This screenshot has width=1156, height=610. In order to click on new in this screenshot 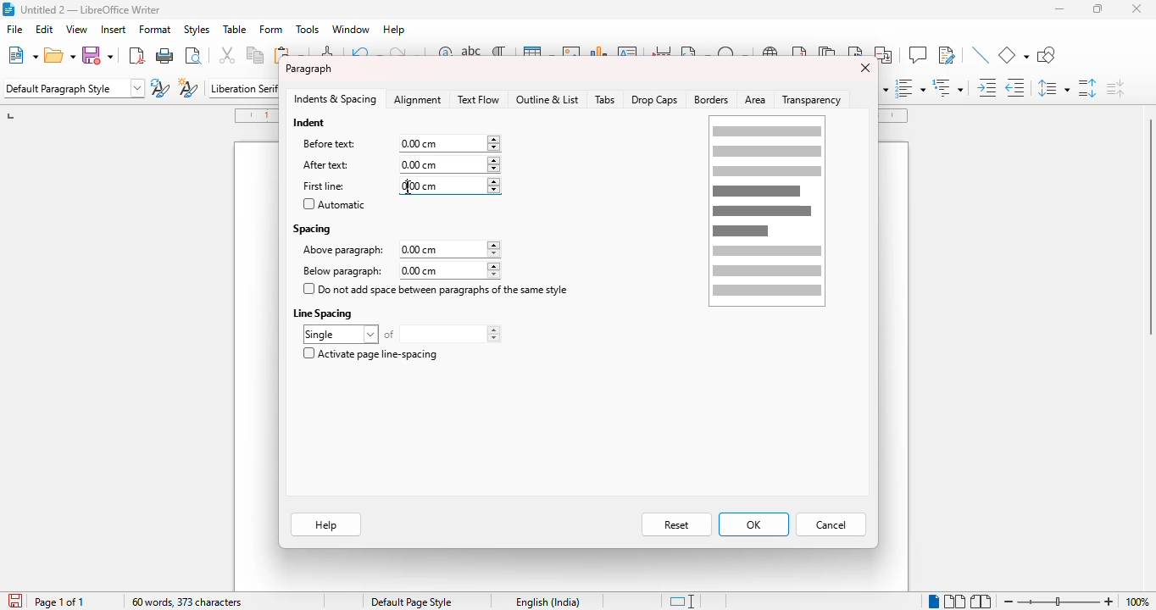, I will do `click(22, 54)`.